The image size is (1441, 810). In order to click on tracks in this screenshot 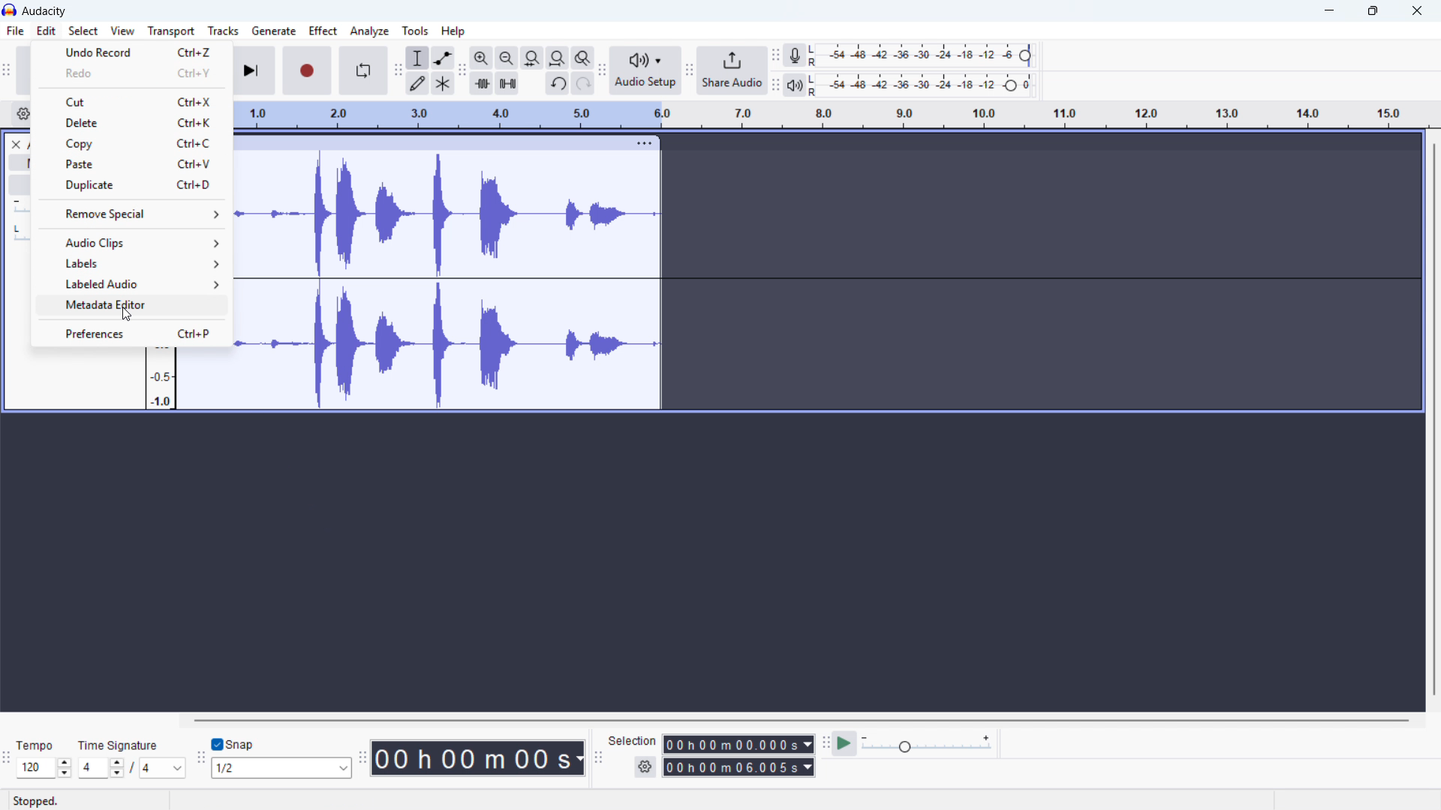, I will do `click(224, 31)`.